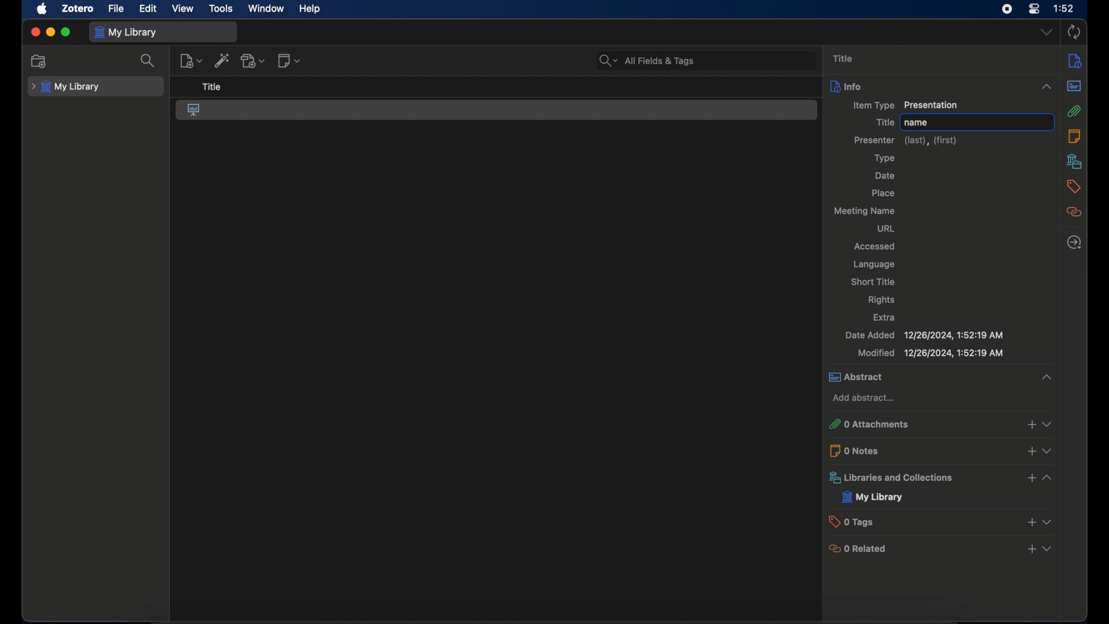 The image size is (1109, 624). Describe the element at coordinates (310, 8) in the screenshot. I see `help` at that location.